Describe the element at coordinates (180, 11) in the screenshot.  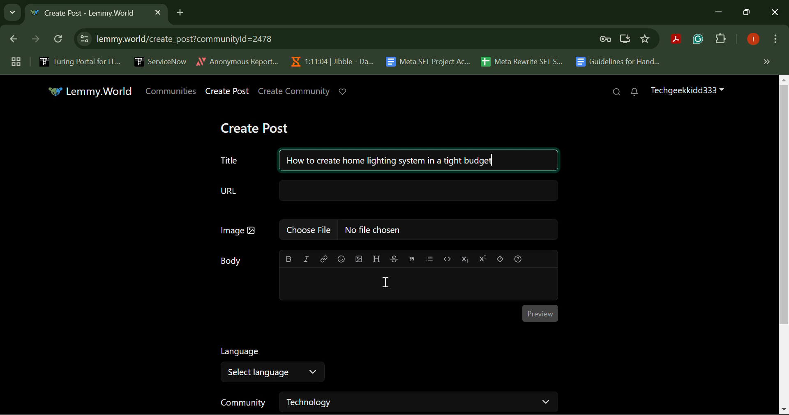
I see `Add Tab` at that location.